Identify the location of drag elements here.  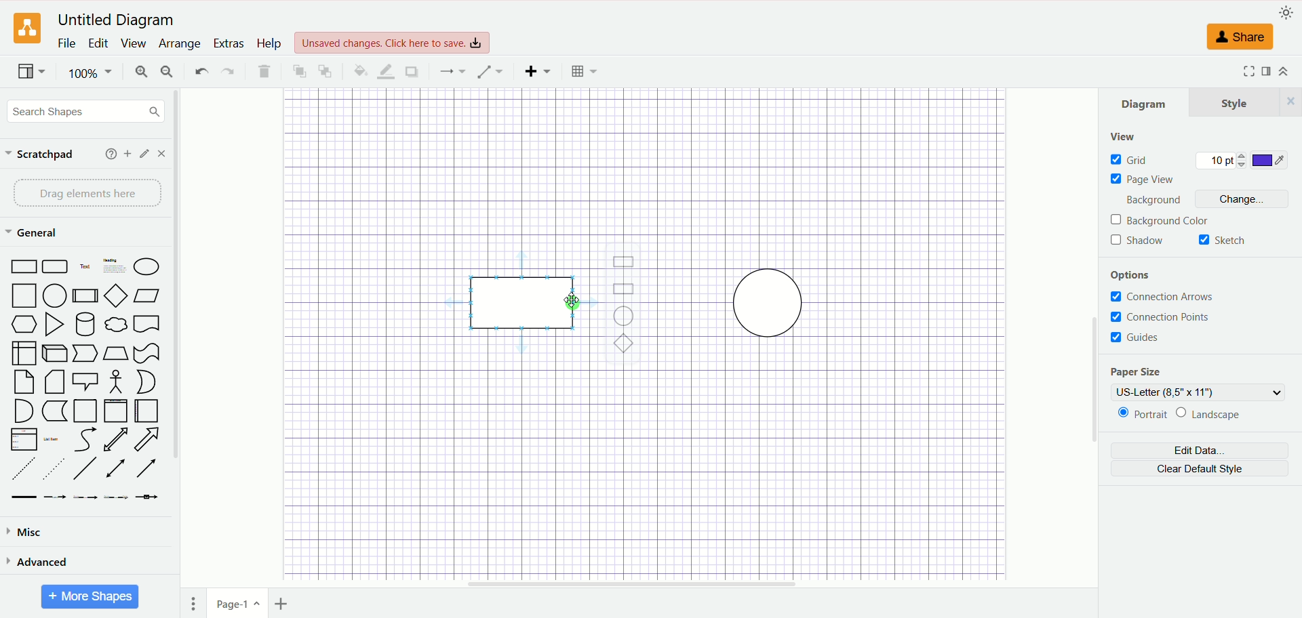
(87, 192).